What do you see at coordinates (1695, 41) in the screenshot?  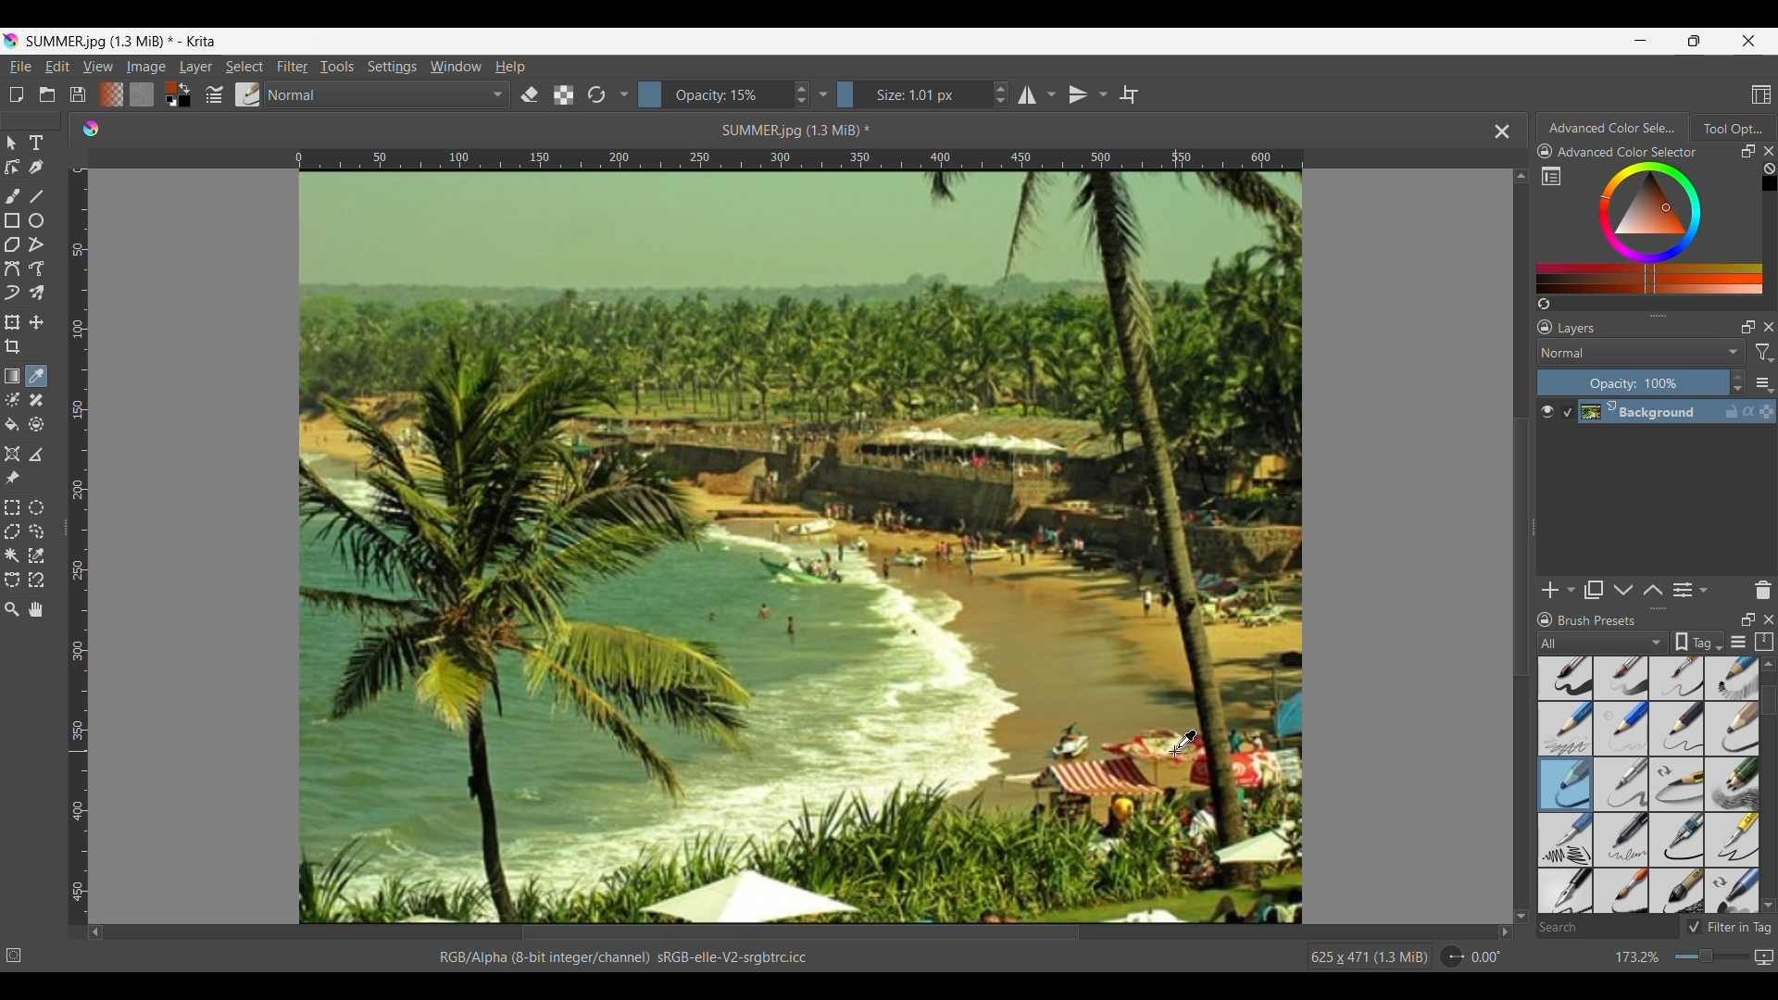 I see `Show interface in smaller tab` at bounding box center [1695, 41].